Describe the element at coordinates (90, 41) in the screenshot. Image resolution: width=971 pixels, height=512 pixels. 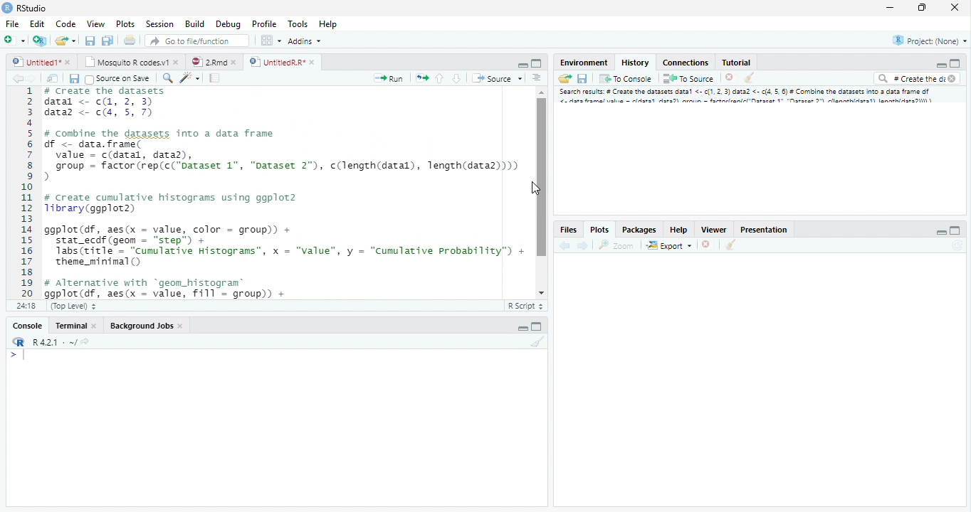
I see `Save` at that location.